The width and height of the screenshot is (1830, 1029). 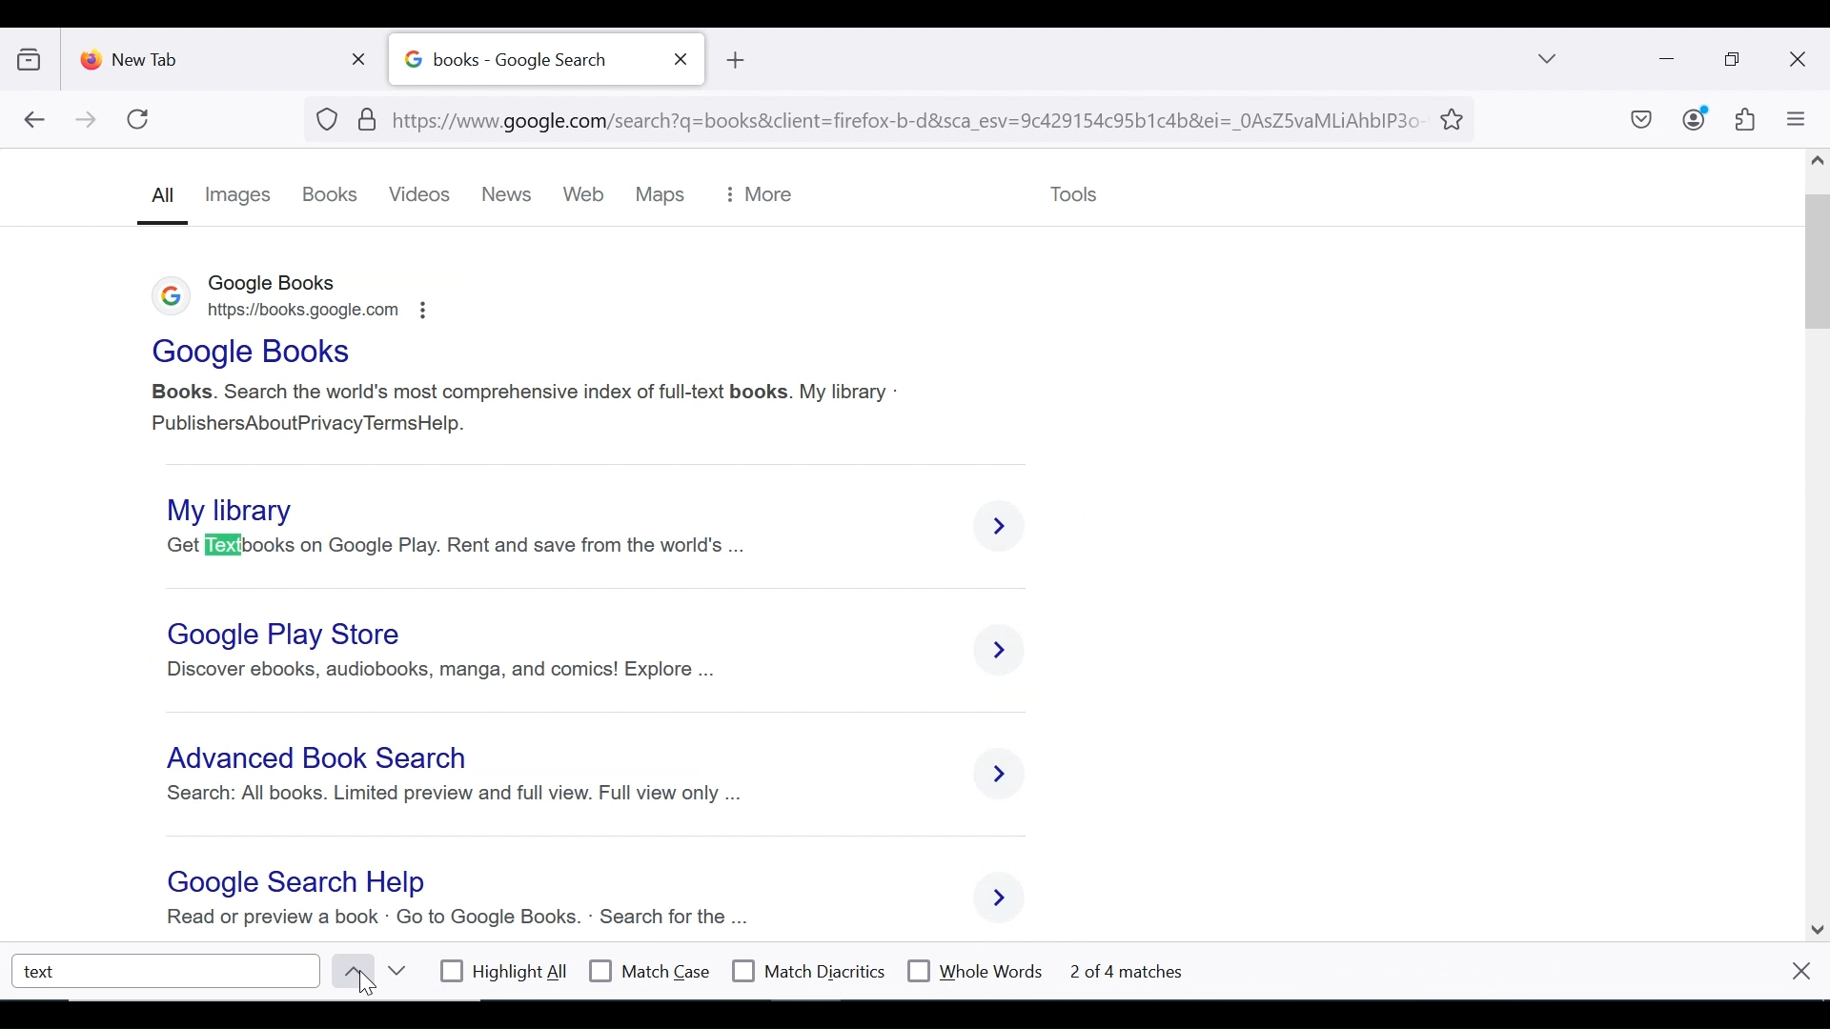 What do you see at coordinates (974, 969) in the screenshot?
I see `whole words` at bounding box center [974, 969].